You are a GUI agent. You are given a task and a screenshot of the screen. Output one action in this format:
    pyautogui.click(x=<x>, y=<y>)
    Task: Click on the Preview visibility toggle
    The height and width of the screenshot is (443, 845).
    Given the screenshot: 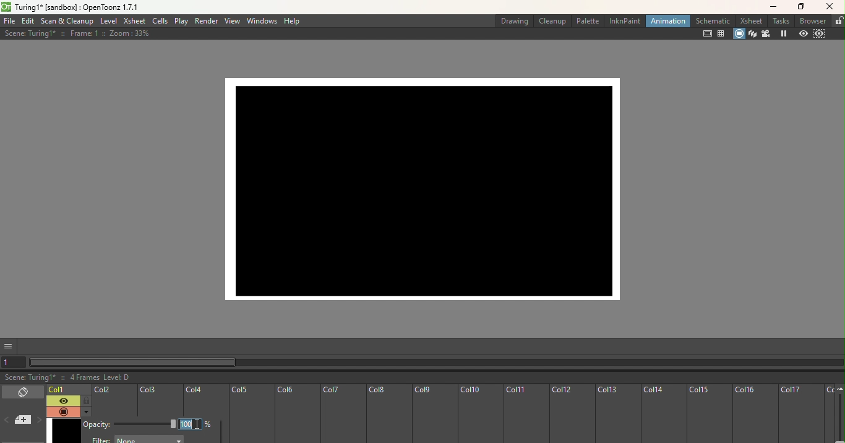 What is the action you would take?
    pyautogui.click(x=62, y=400)
    